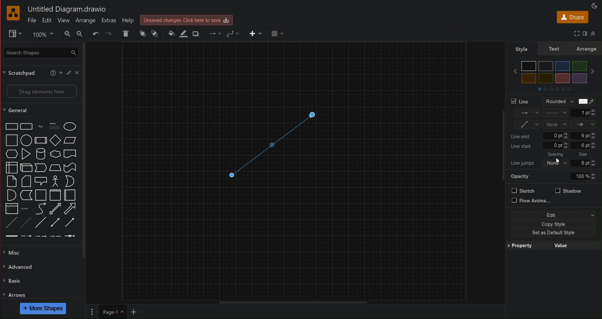  Describe the element at coordinates (521, 49) in the screenshot. I see `Style` at that location.